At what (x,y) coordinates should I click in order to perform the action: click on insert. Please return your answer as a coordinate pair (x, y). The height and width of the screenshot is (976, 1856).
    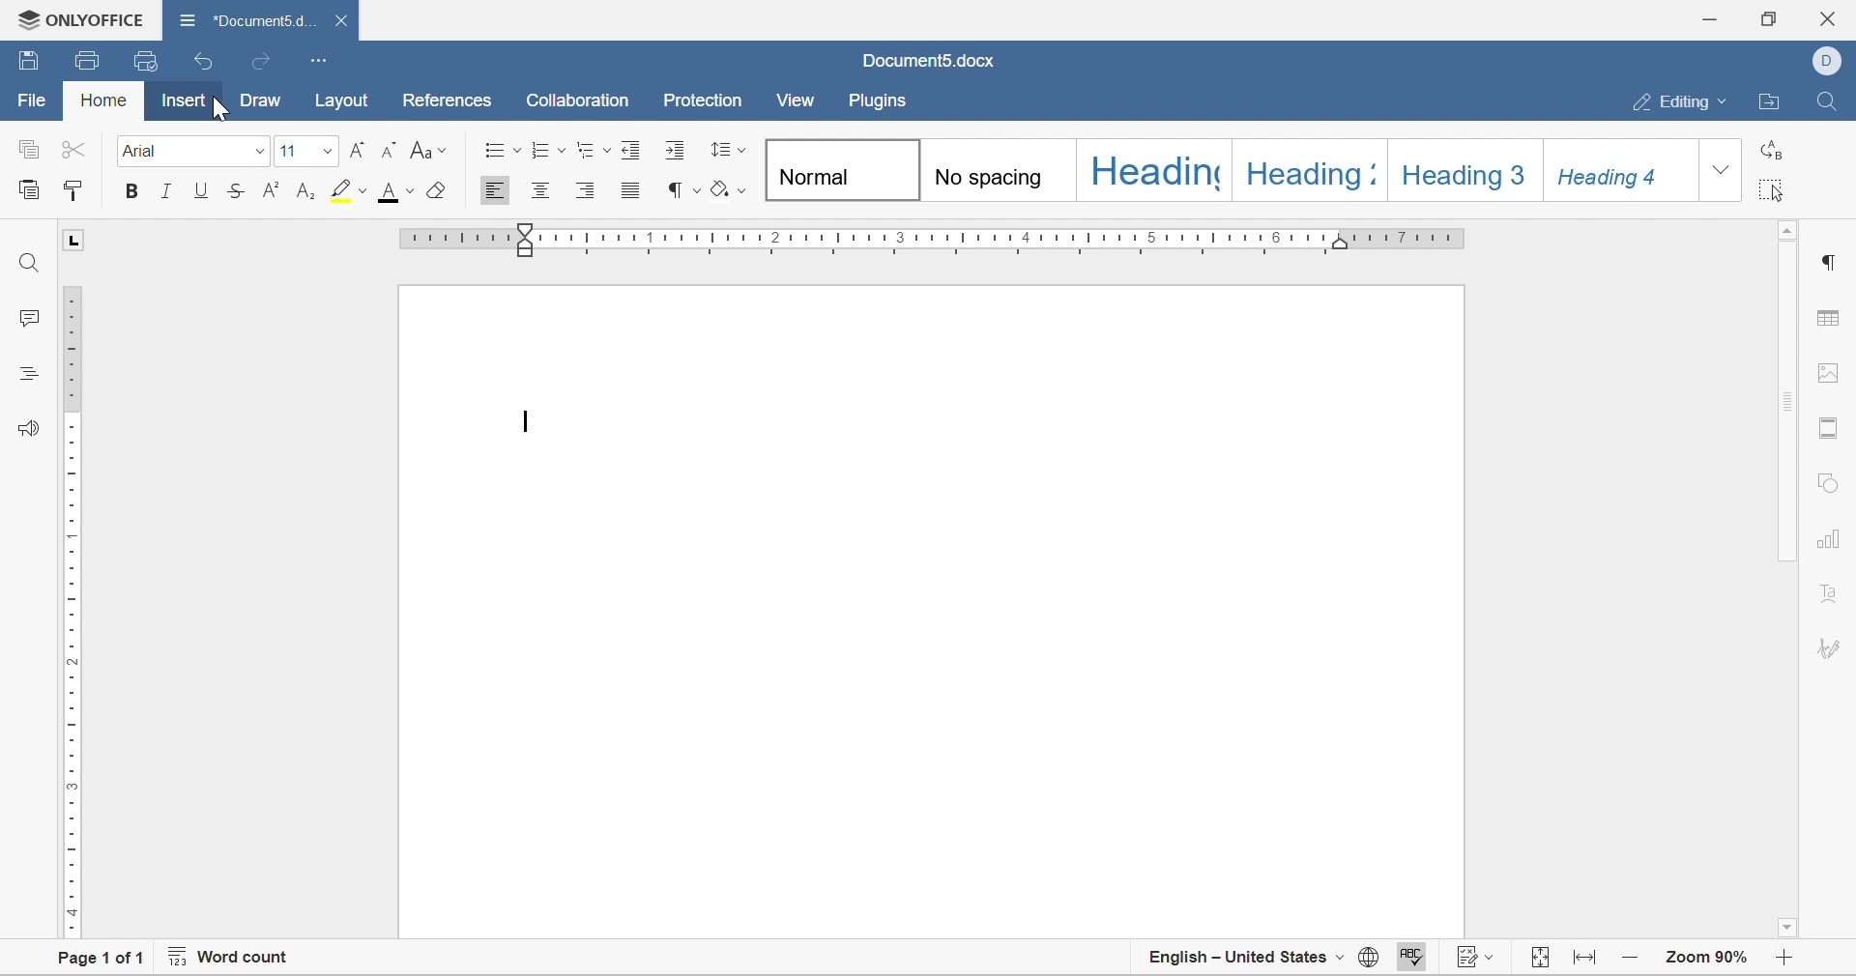
    Looking at the image, I should click on (188, 99).